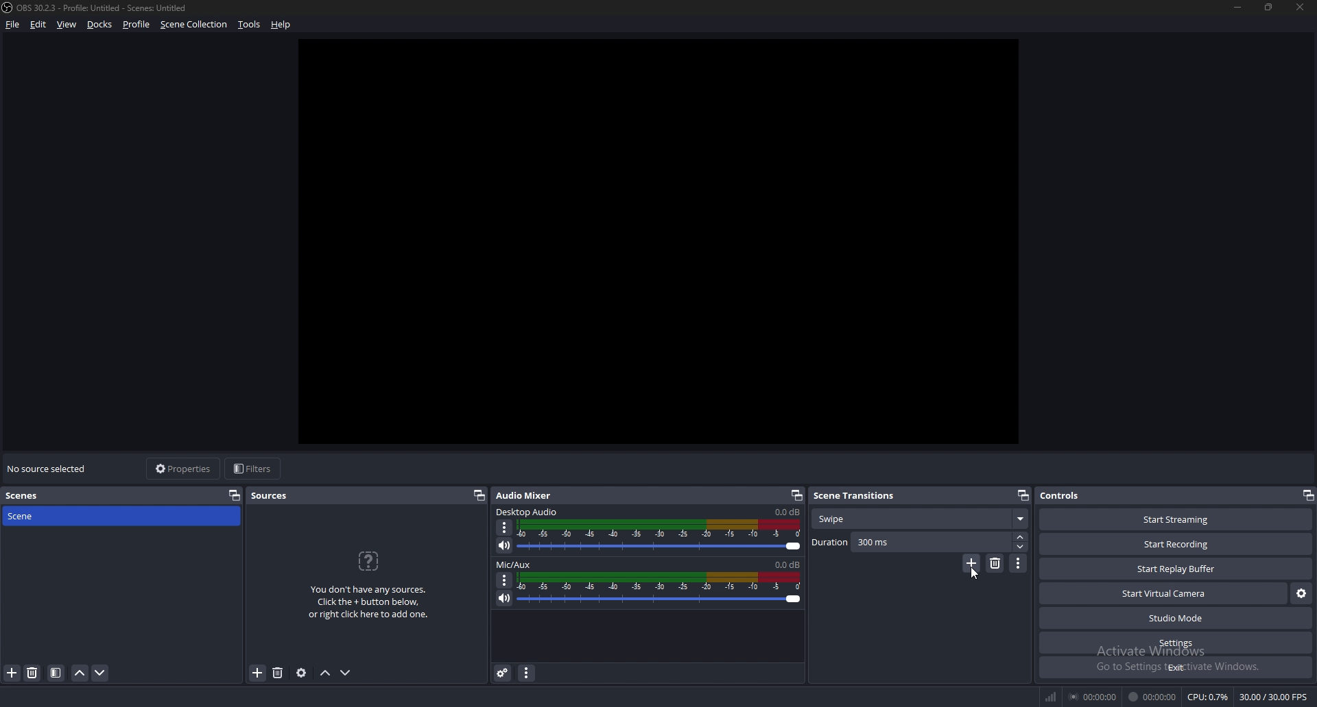 The width and height of the screenshot is (1317, 707). Describe the element at coordinates (856, 496) in the screenshot. I see `scene transitions` at that location.